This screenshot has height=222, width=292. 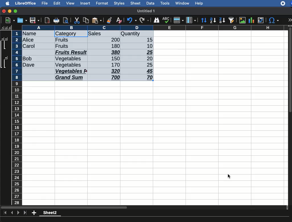 What do you see at coordinates (6, 3) in the screenshot?
I see `apple` at bounding box center [6, 3].